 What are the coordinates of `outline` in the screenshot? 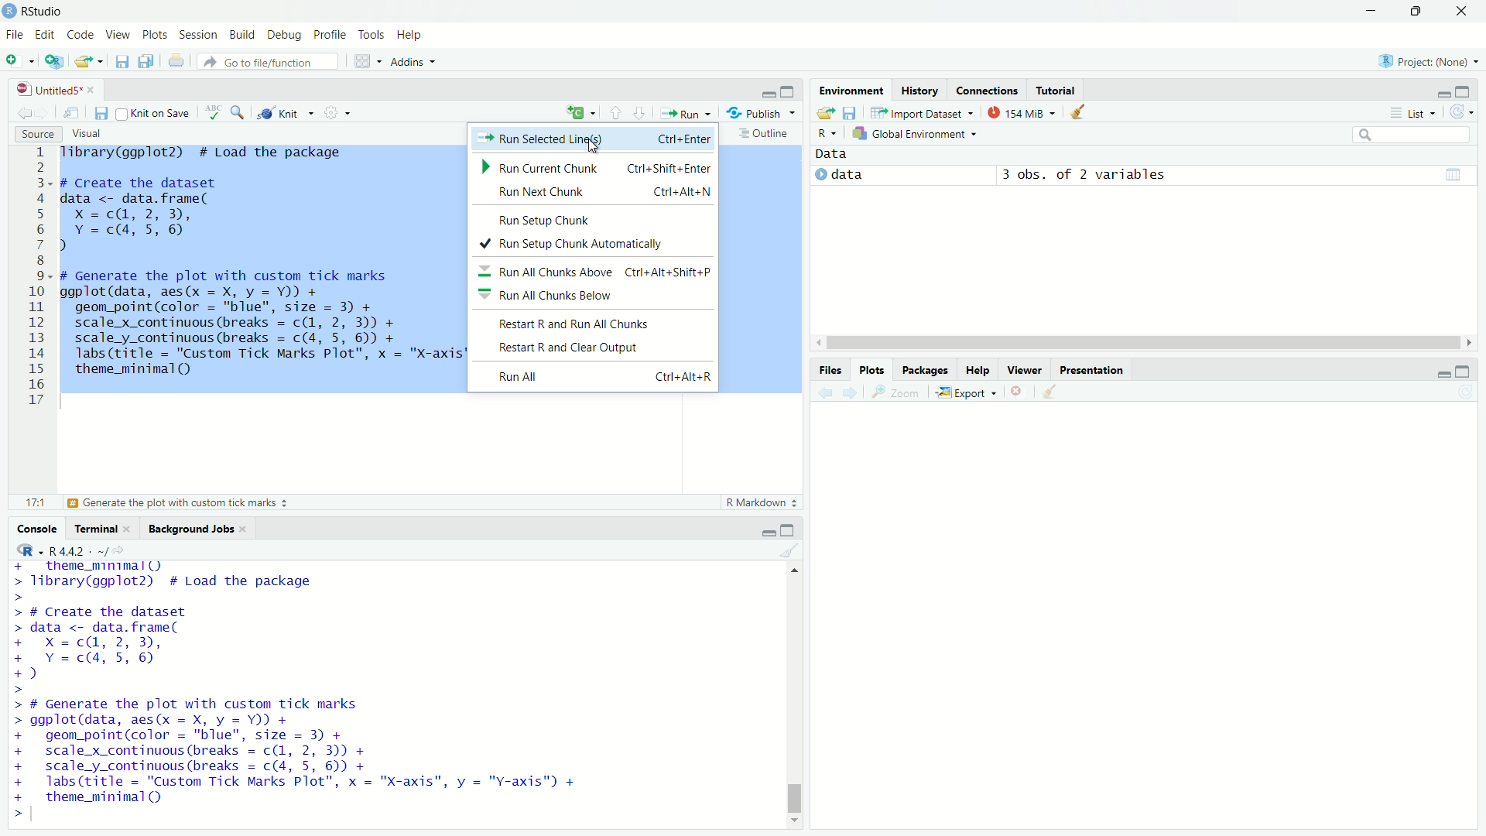 It's located at (766, 135).